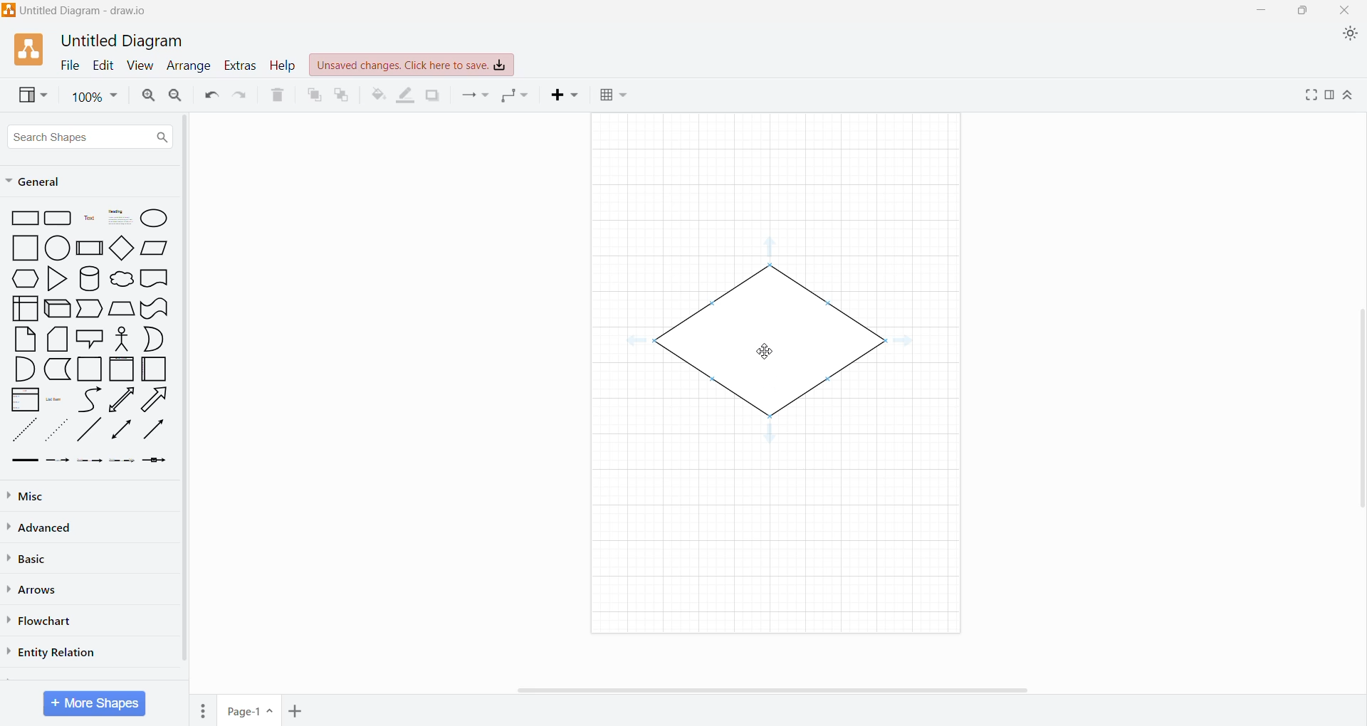 This screenshot has height=726, width=1367. What do you see at coordinates (77, 11) in the screenshot?
I see `Application Name` at bounding box center [77, 11].